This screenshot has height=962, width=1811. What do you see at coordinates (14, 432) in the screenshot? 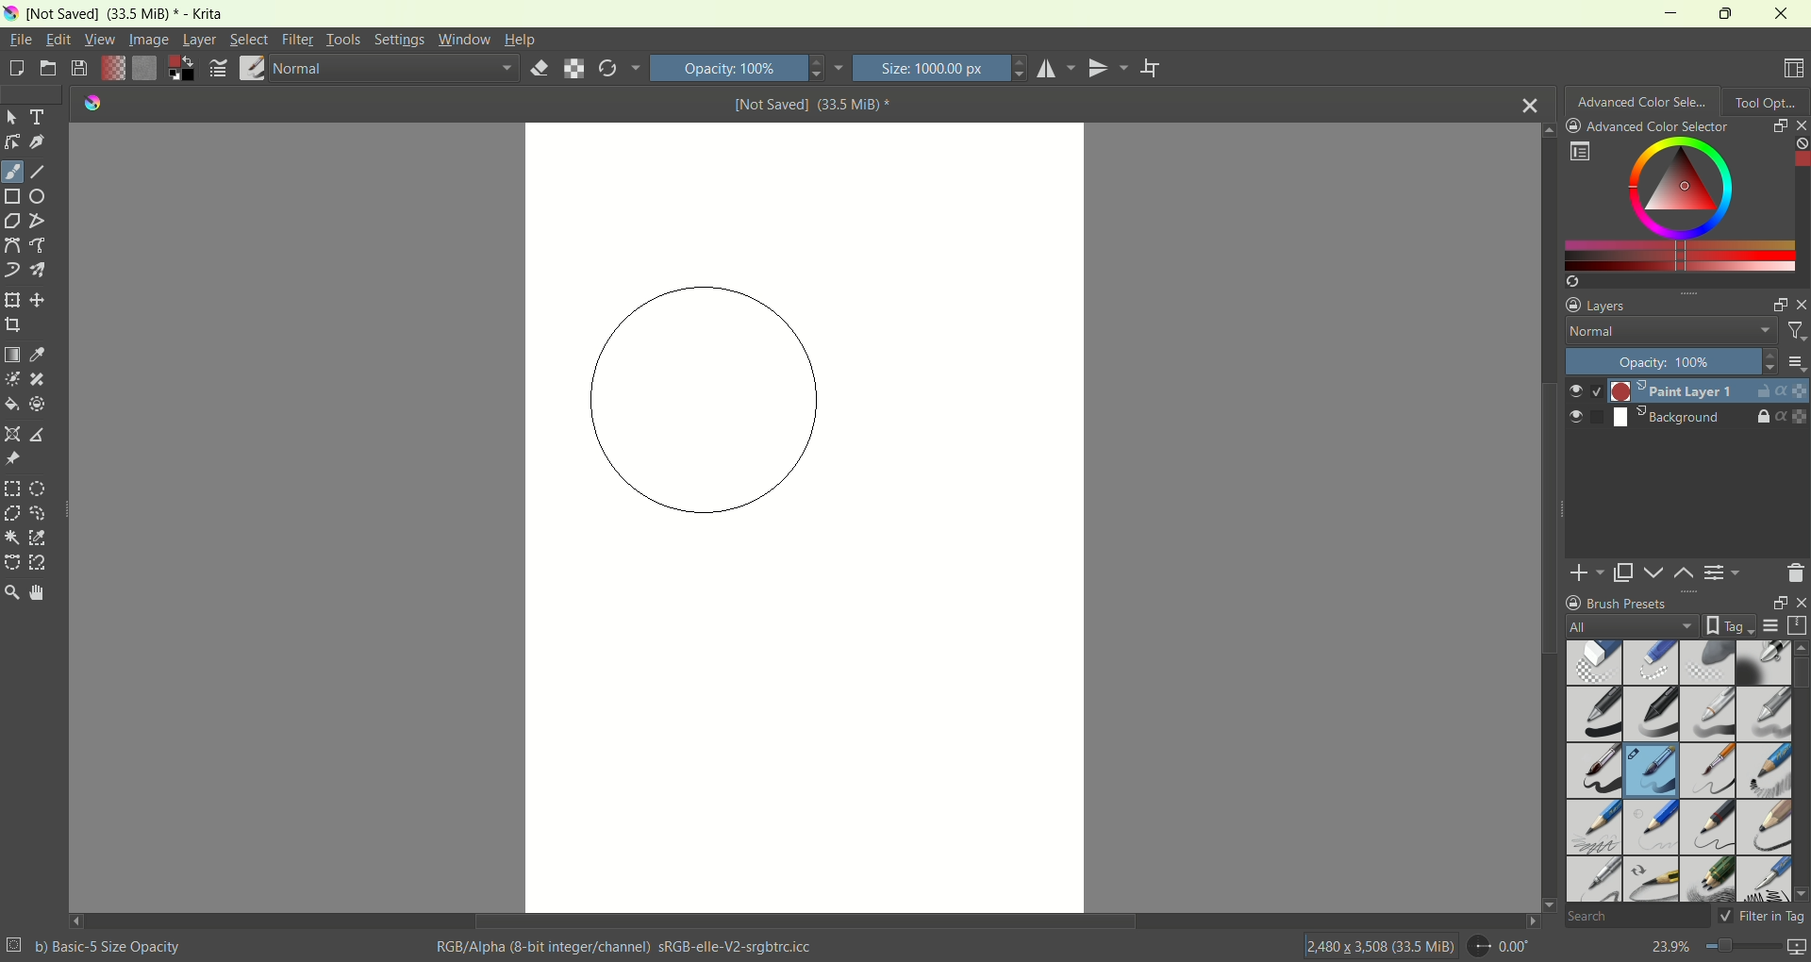
I see `assistant tool` at bounding box center [14, 432].